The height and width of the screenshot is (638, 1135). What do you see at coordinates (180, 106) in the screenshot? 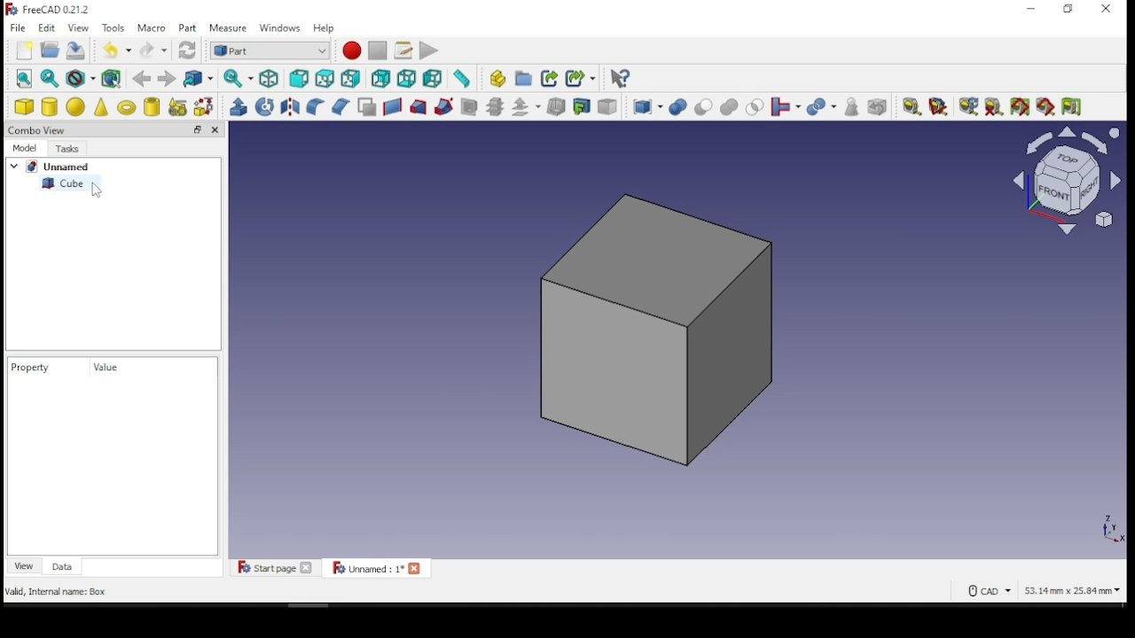
I see `create primitives` at bounding box center [180, 106].